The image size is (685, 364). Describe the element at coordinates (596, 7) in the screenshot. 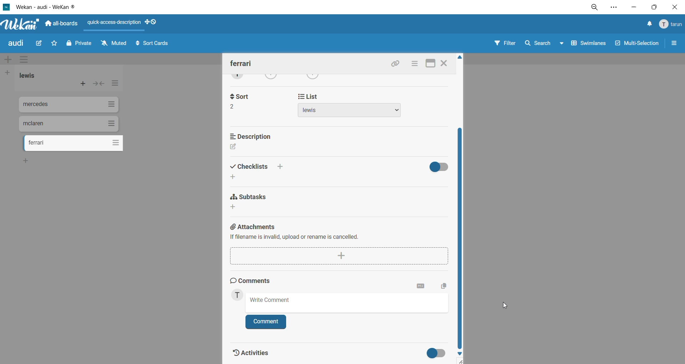

I see `zoom` at that location.